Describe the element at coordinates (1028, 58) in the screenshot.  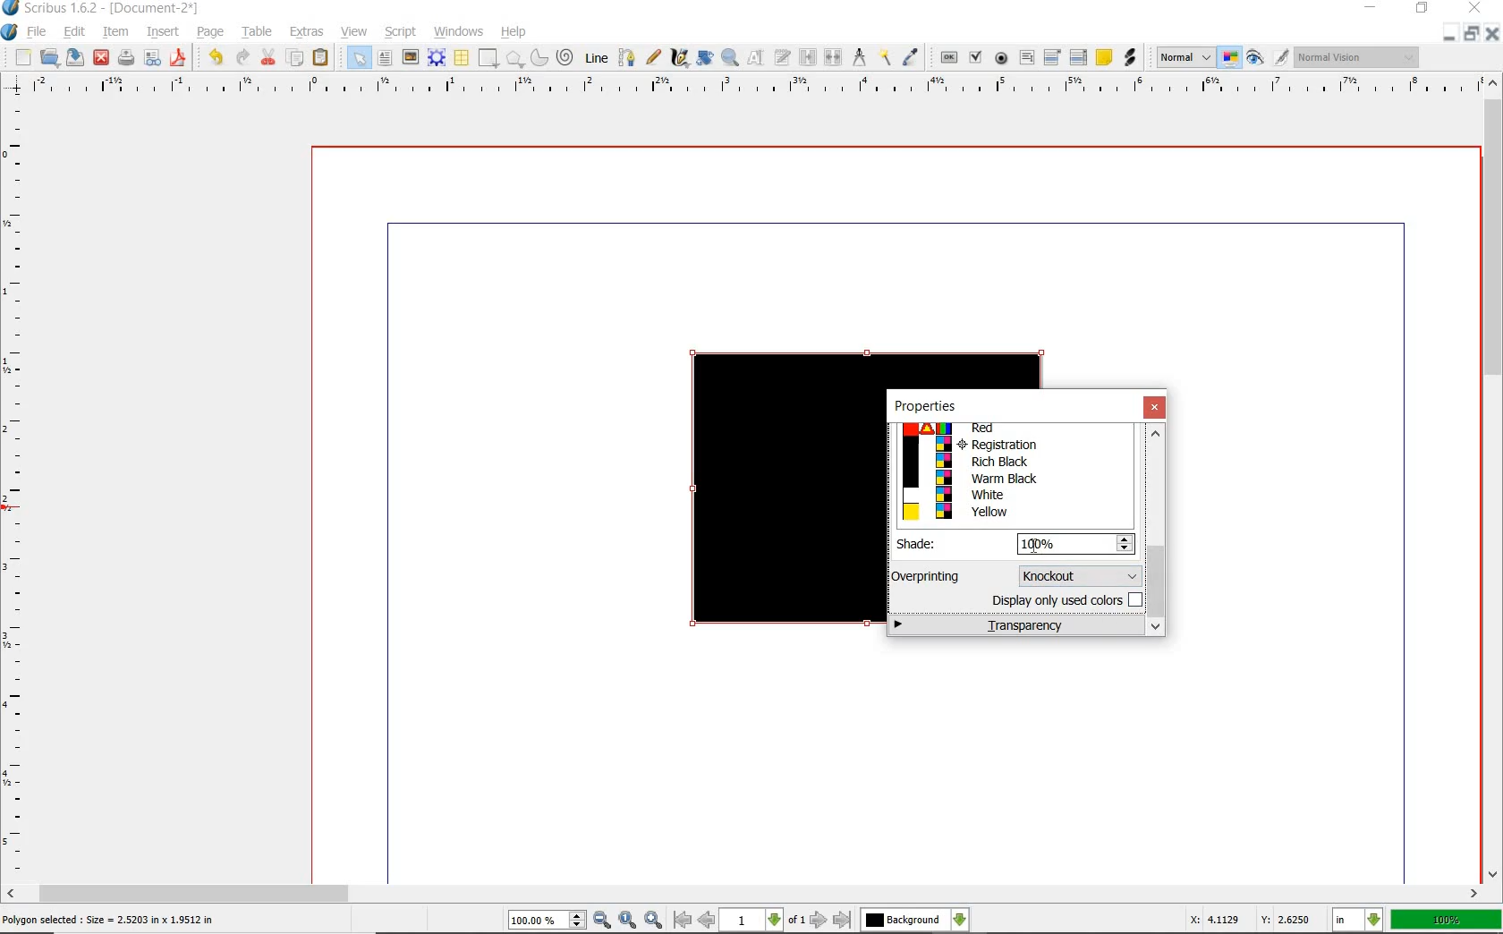
I see `pdf text field` at that location.